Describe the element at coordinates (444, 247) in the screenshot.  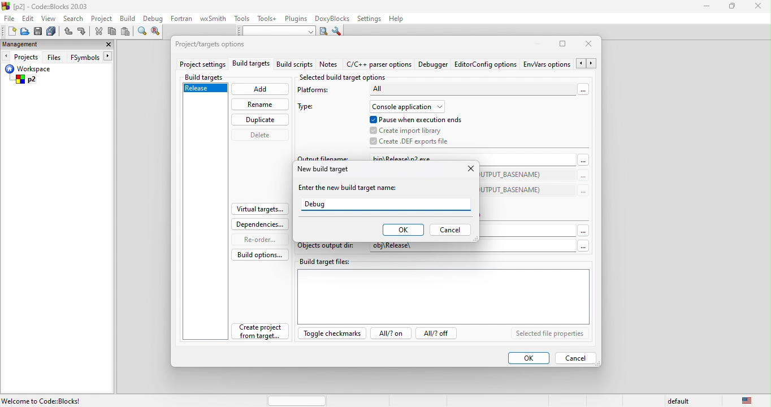
I see `objects output dir: obj\Release\` at that location.